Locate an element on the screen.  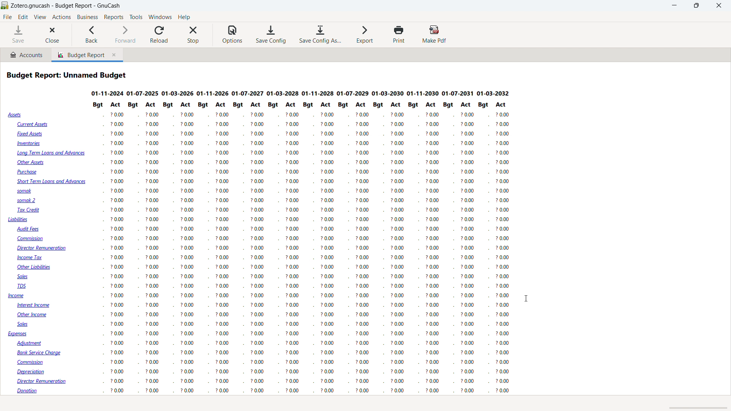
accounts tab is located at coordinates (26, 54).